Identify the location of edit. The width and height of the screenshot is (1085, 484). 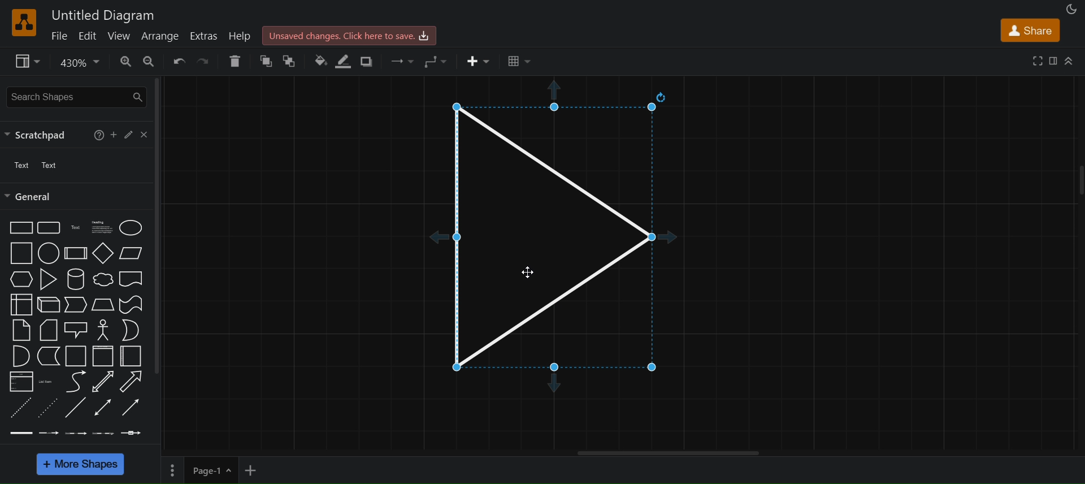
(89, 35).